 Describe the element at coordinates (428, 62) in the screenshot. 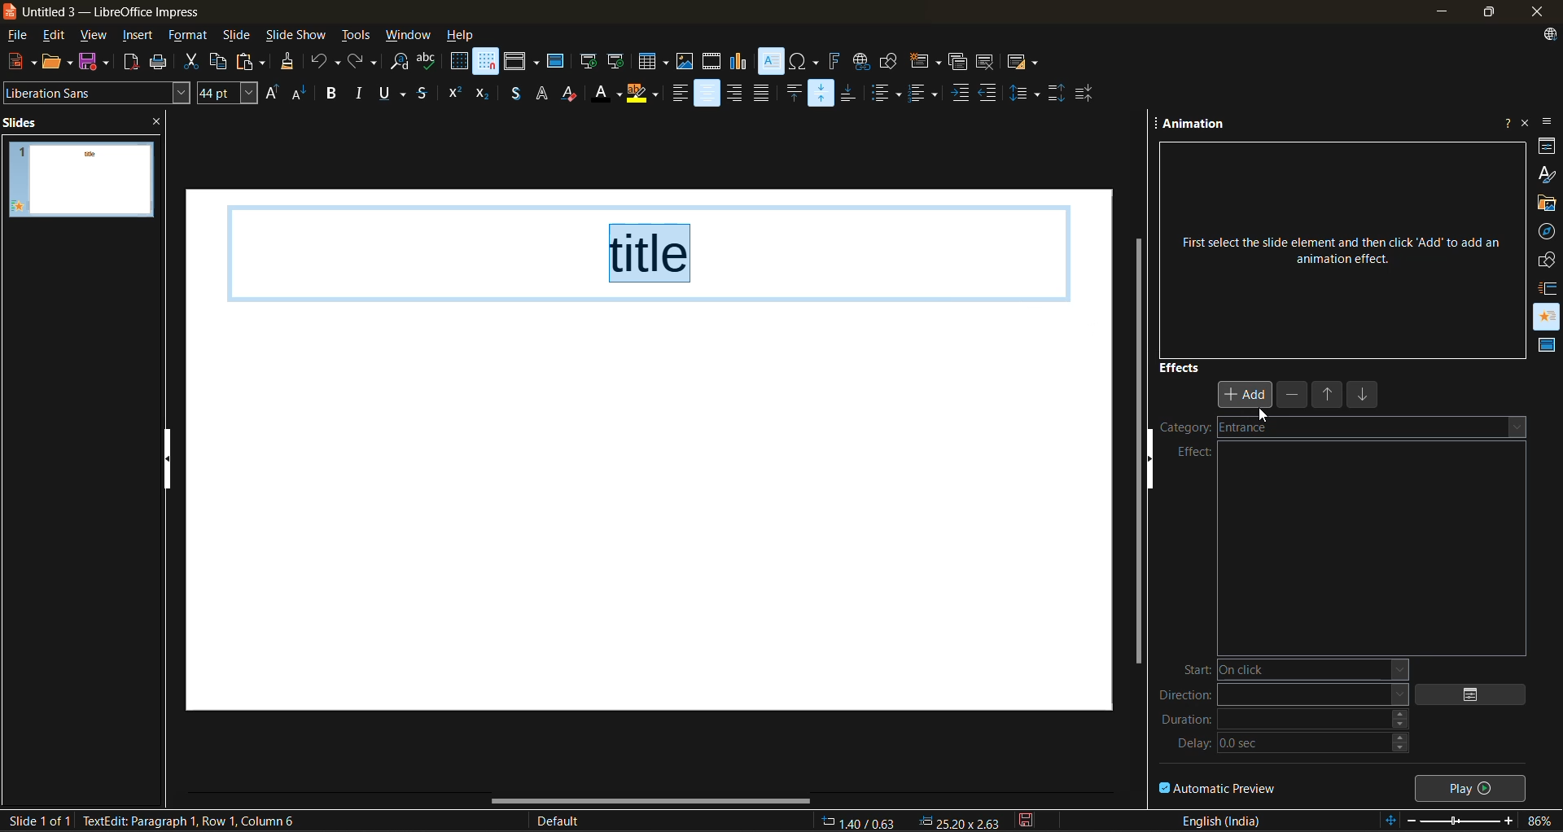

I see `spelling` at that location.